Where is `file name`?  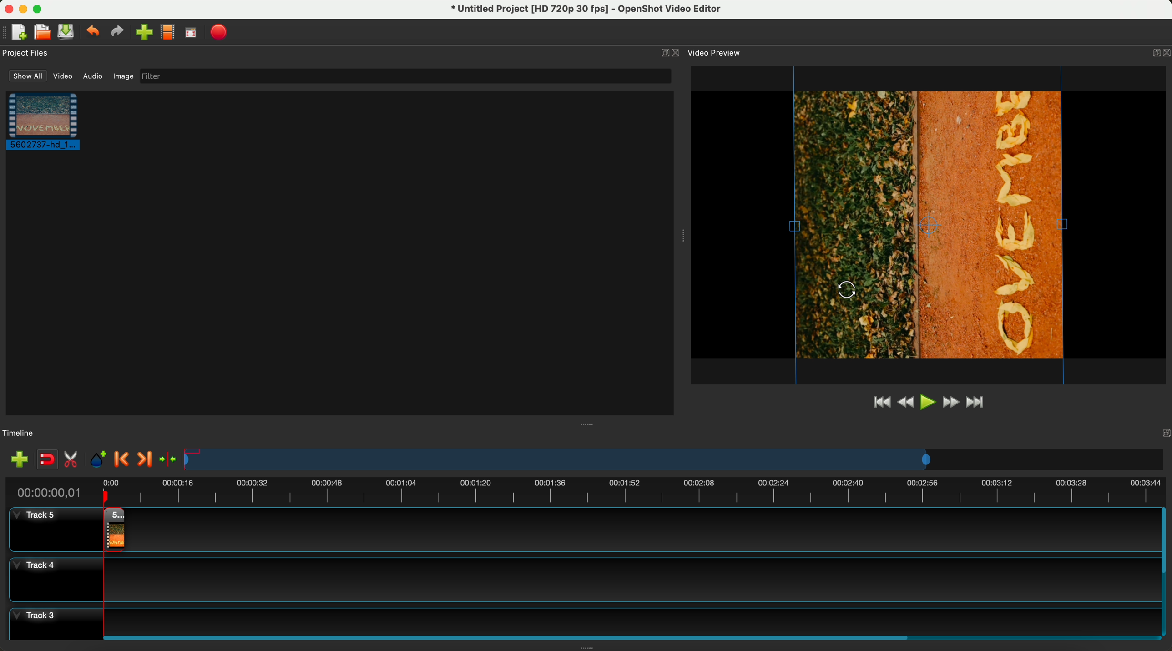 file name is located at coordinates (590, 11).